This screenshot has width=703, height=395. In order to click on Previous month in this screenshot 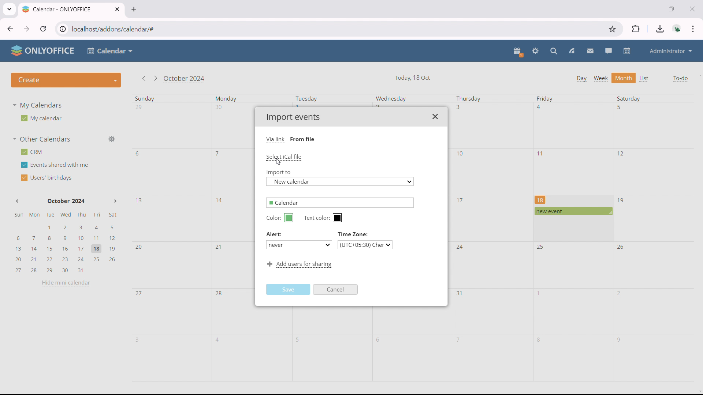, I will do `click(16, 202)`.